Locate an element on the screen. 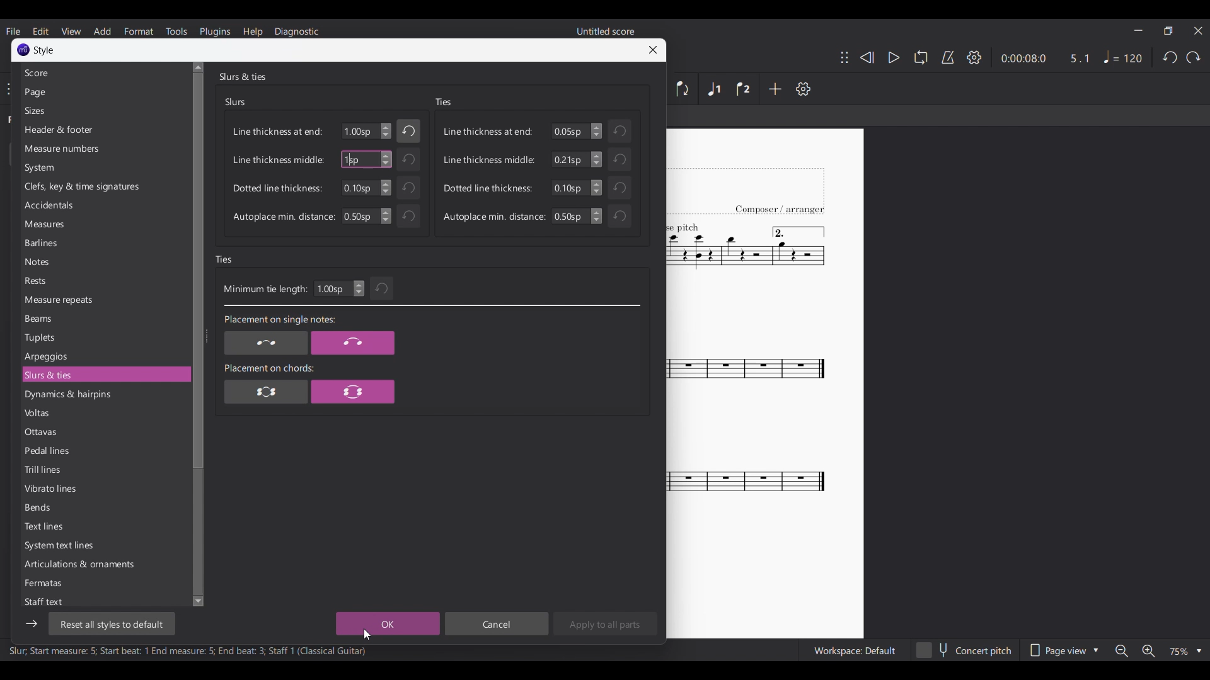 Image resolution: width=1210 pixels, height=680 pixels. Minimize is located at coordinates (1138, 30).